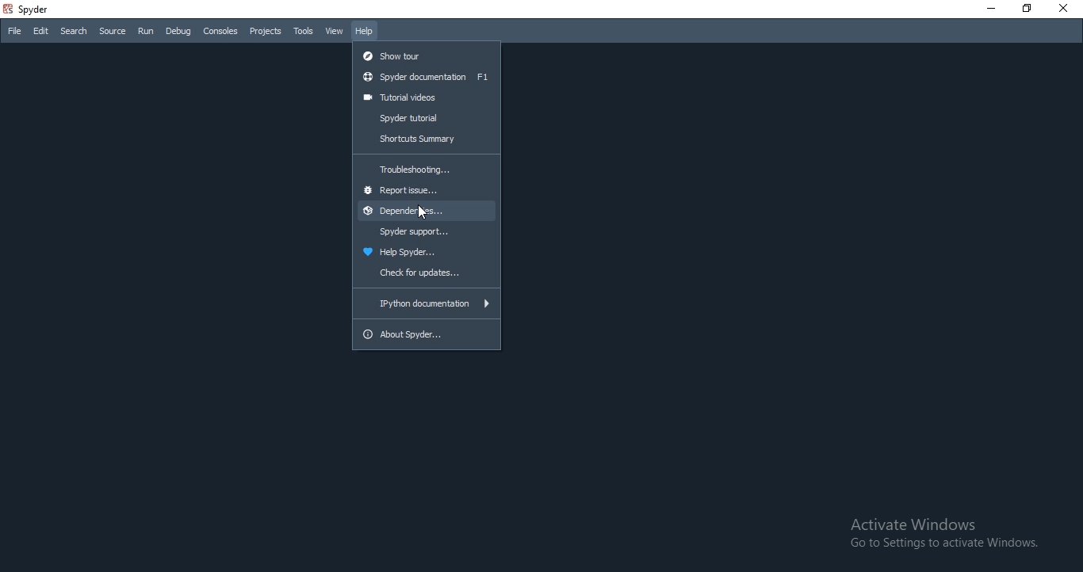 The width and height of the screenshot is (1083, 572). What do you see at coordinates (426, 252) in the screenshot?
I see `help spyder` at bounding box center [426, 252].